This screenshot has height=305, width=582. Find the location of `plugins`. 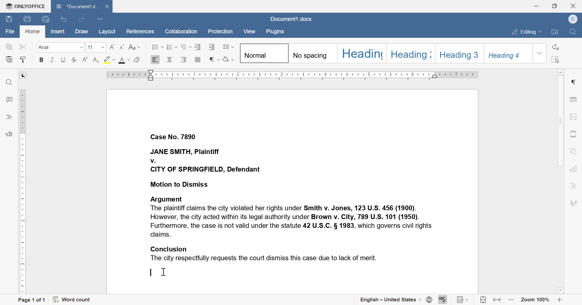

plugins is located at coordinates (276, 32).